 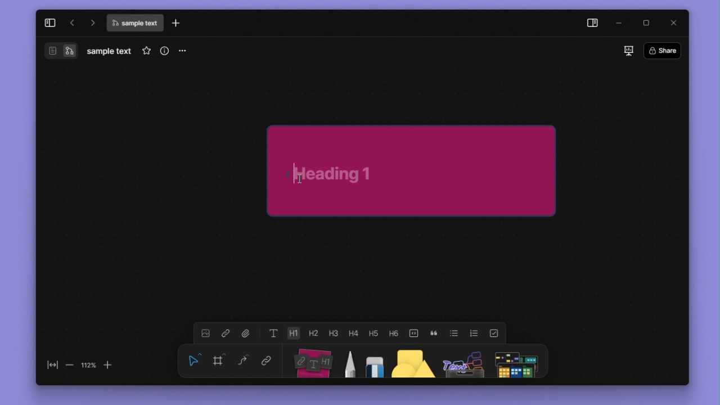 I want to click on file name, so click(x=134, y=23).